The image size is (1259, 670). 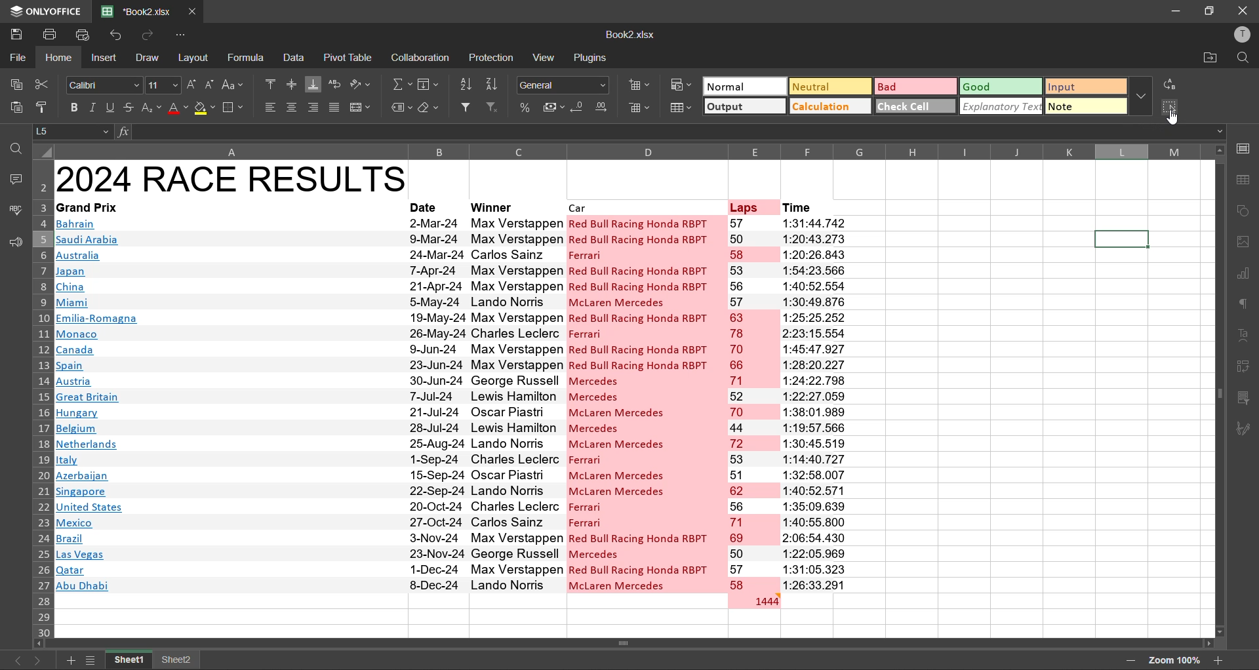 What do you see at coordinates (290, 84) in the screenshot?
I see `align middle` at bounding box center [290, 84].